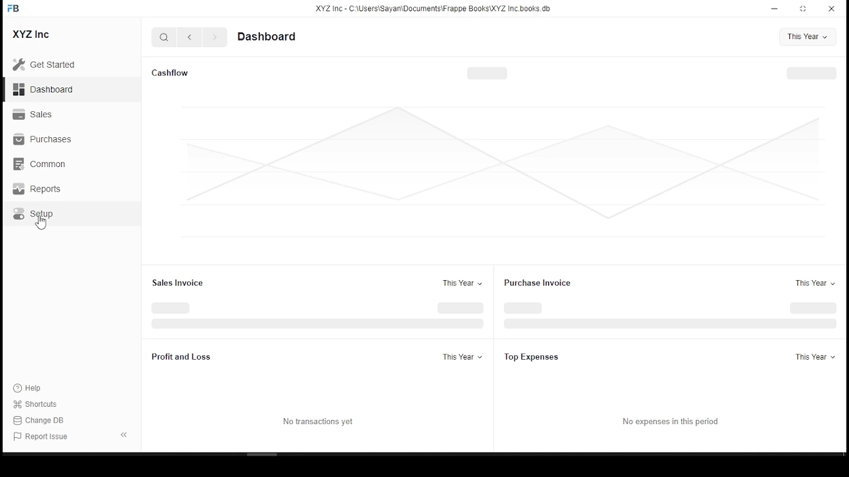  I want to click on top expenses, so click(541, 356).